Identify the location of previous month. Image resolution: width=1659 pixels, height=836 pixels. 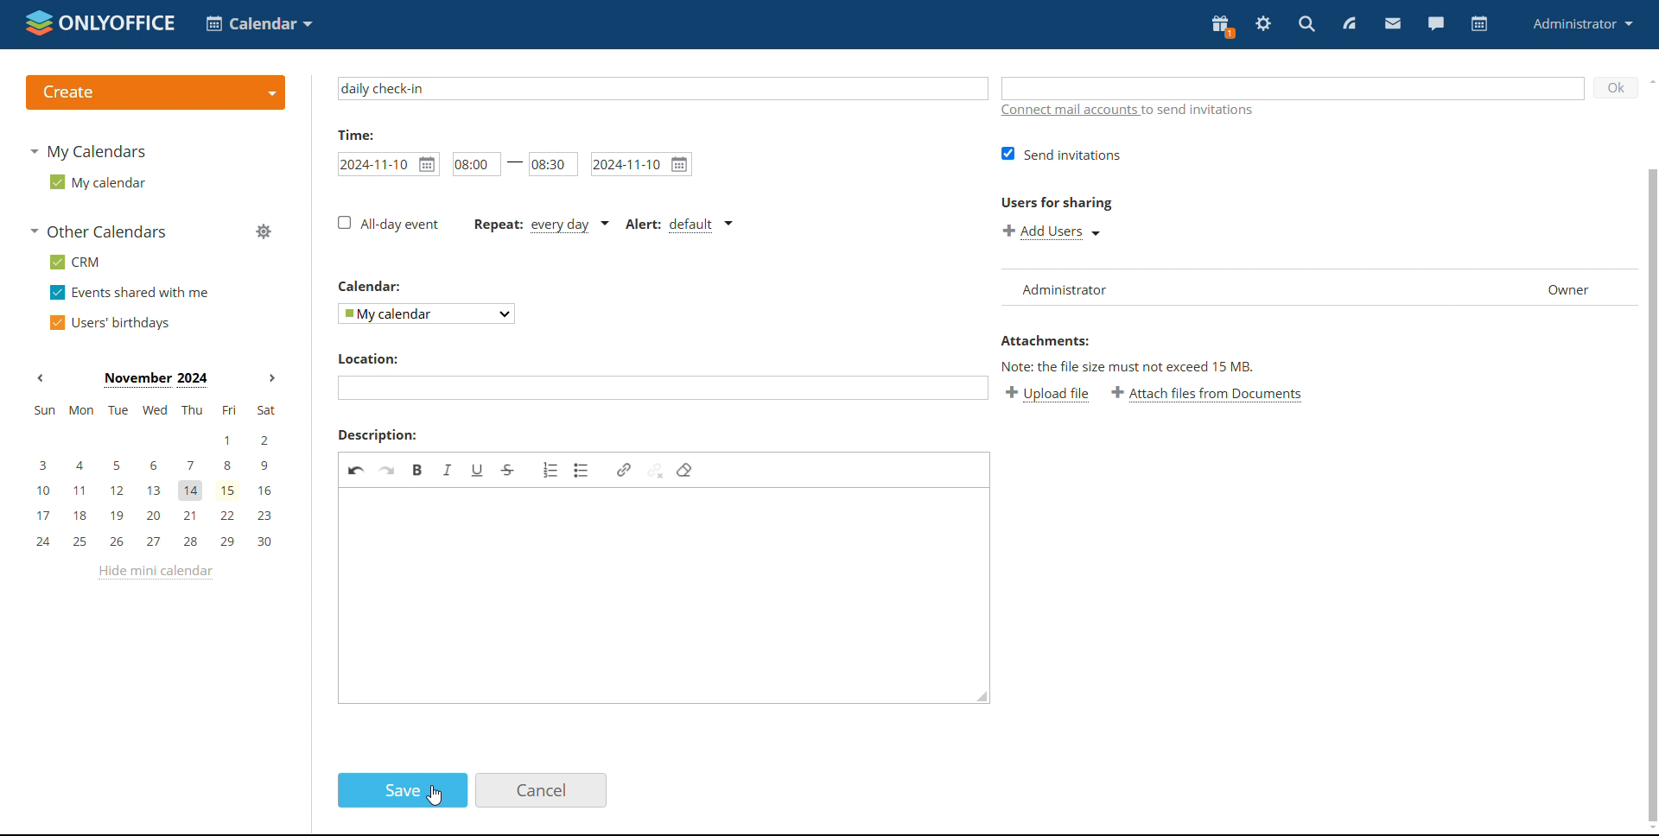
(40, 379).